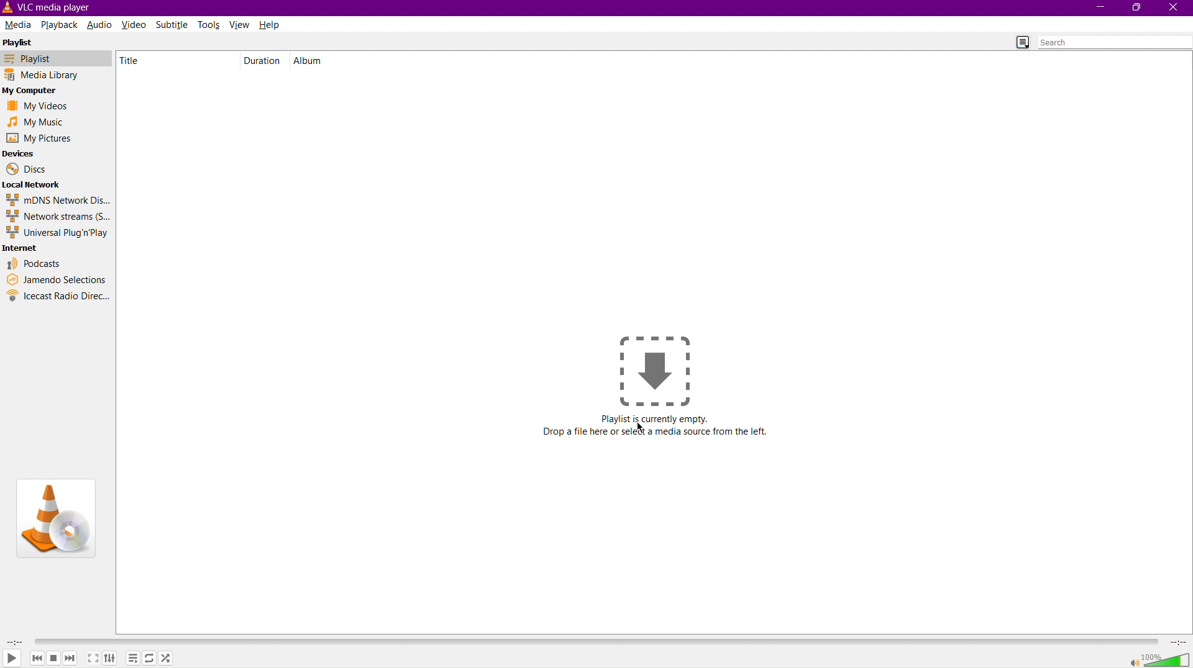 Image resolution: width=1193 pixels, height=668 pixels. Describe the element at coordinates (135, 60) in the screenshot. I see `Title` at that location.